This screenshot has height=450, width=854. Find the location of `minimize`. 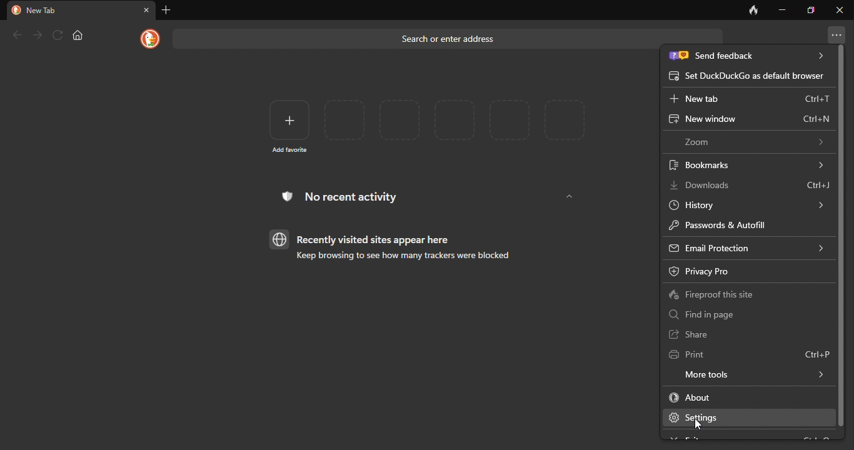

minimize is located at coordinates (783, 9).